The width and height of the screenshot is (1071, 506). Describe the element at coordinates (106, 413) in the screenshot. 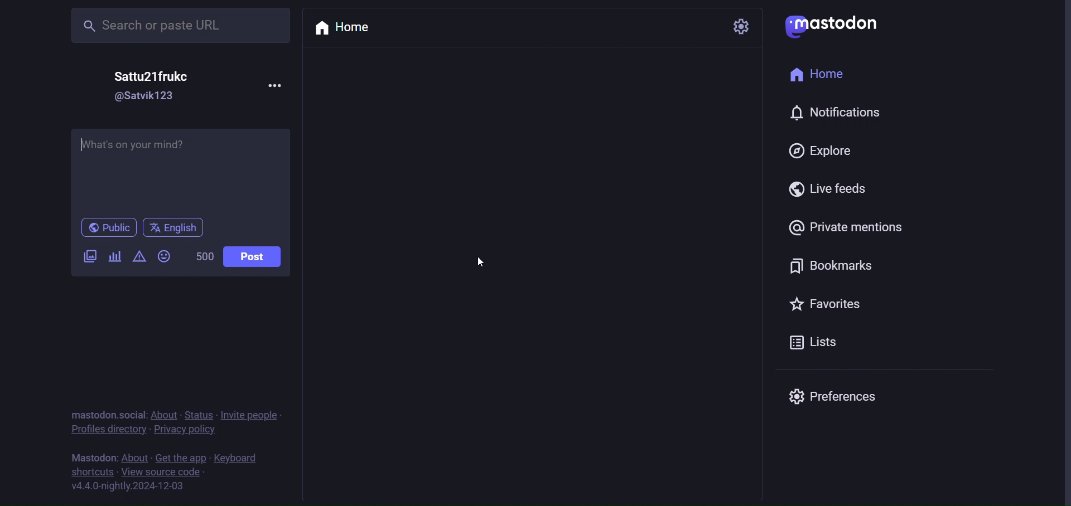

I see `mastodon social` at that location.